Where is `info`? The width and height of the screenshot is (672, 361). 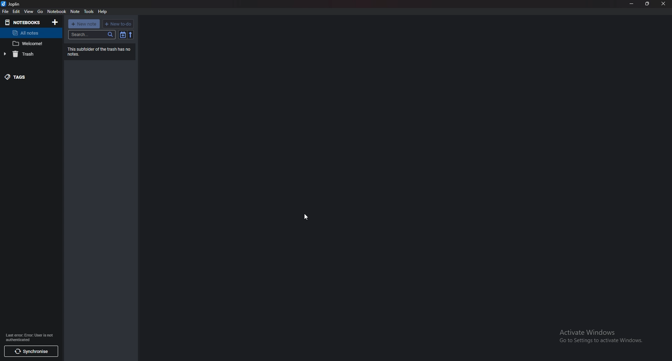 info is located at coordinates (29, 338).